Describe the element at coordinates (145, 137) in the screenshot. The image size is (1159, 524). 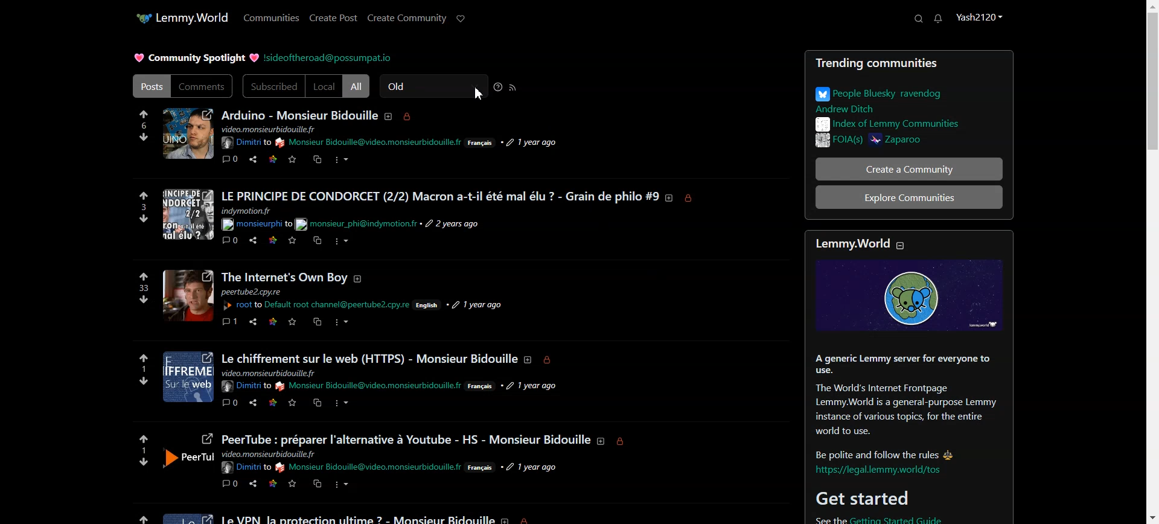
I see `Downvote` at that location.